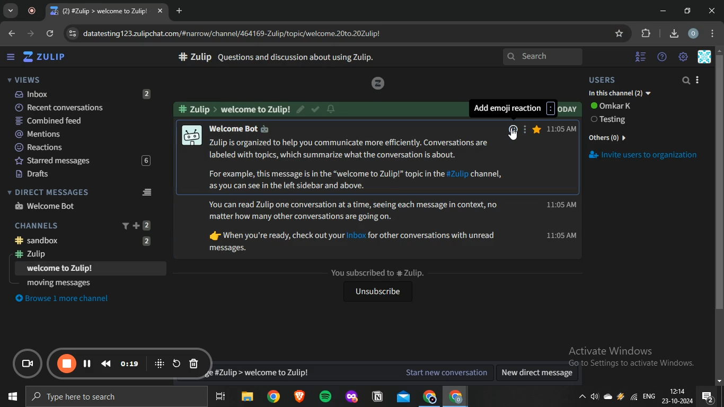  Describe the element at coordinates (355, 228) in the screenshot. I see `zulip and channel descriptions ` at that location.